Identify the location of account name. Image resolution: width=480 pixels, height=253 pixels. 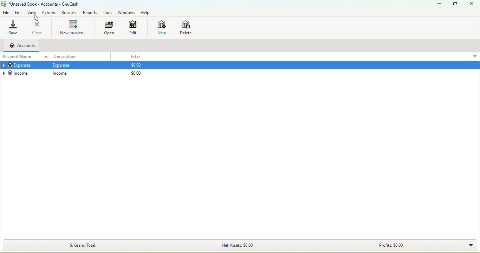
(26, 57).